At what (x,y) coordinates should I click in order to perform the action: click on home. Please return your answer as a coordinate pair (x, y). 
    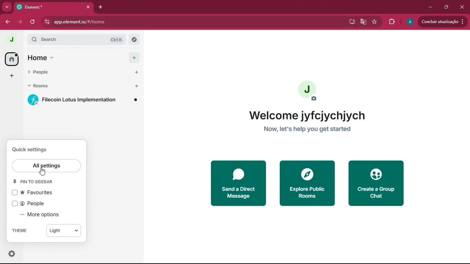
    Looking at the image, I should click on (12, 59).